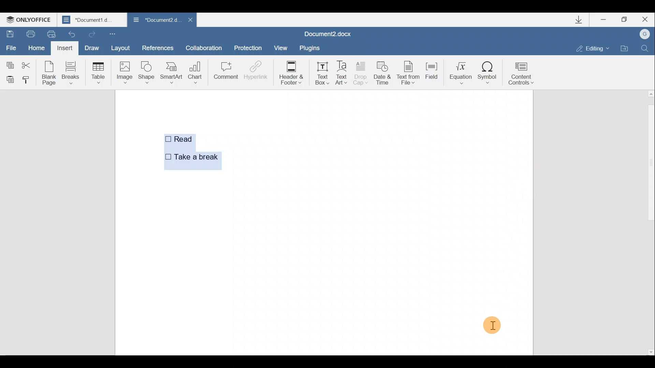 The width and height of the screenshot is (655, 368). I want to click on Layout, so click(124, 49).